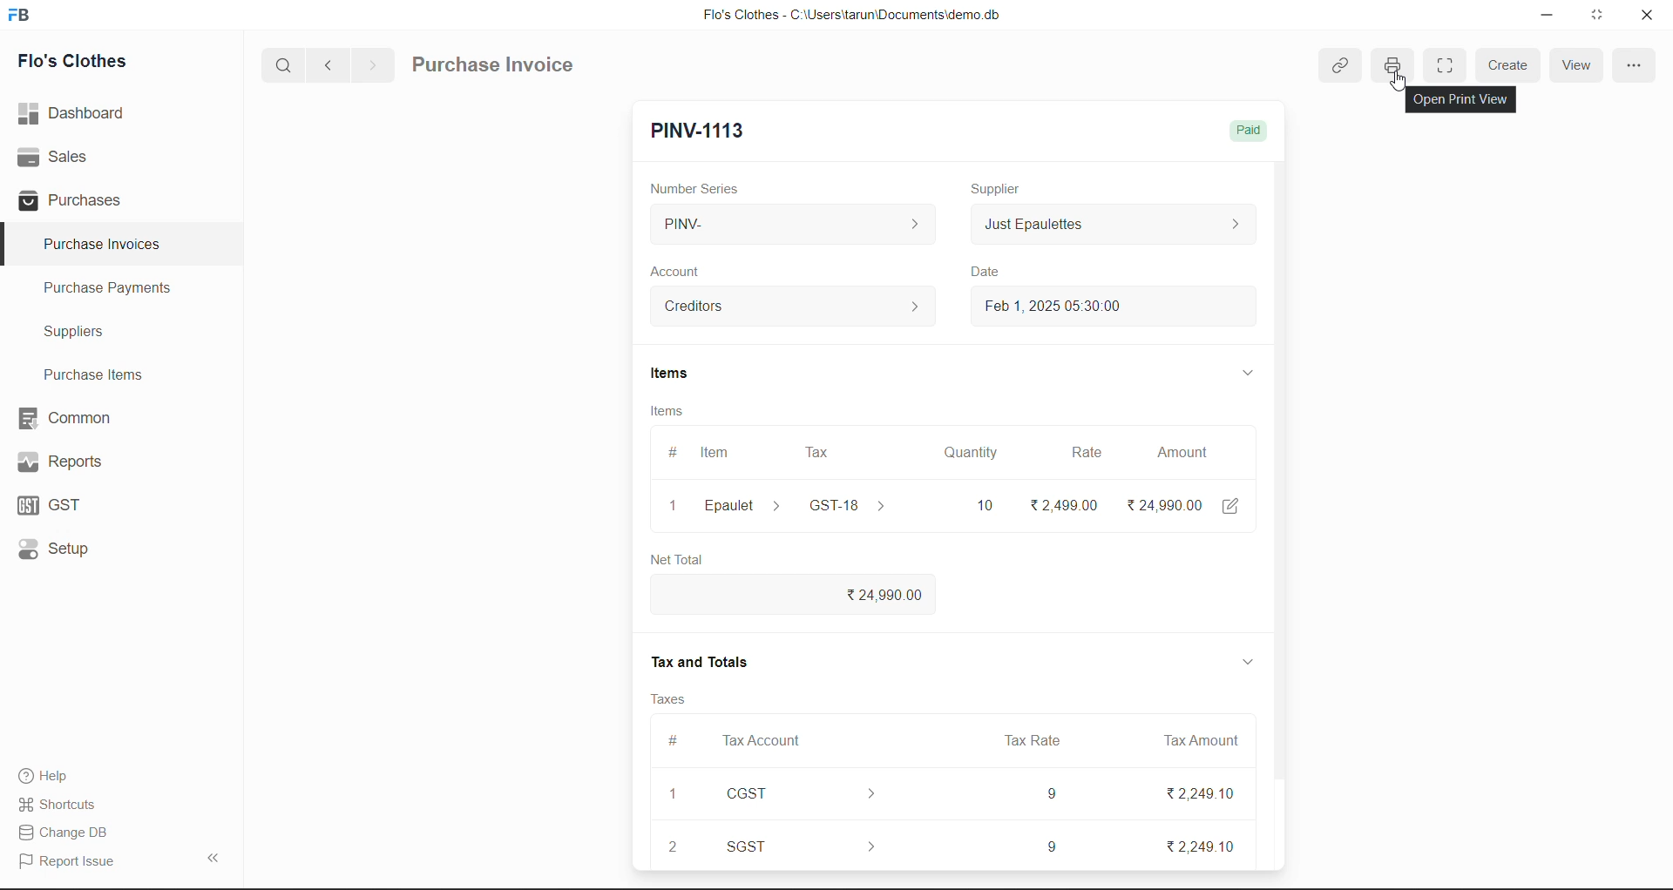 This screenshot has height=890, width=1673. What do you see at coordinates (1051, 797) in the screenshot?
I see `9` at bounding box center [1051, 797].